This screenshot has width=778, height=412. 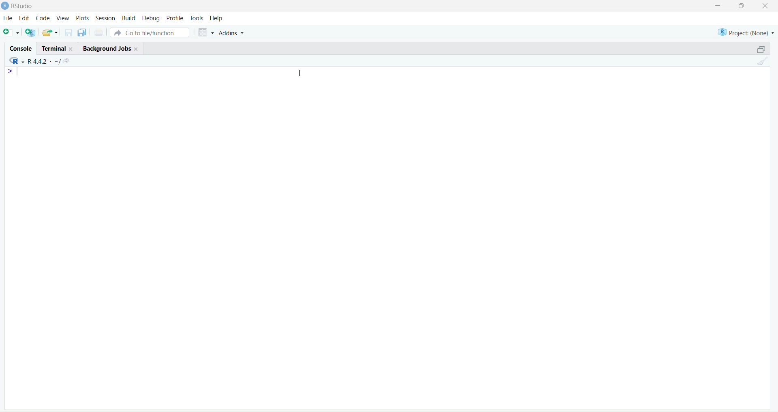 What do you see at coordinates (9, 18) in the screenshot?
I see `File` at bounding box center [9, 18].